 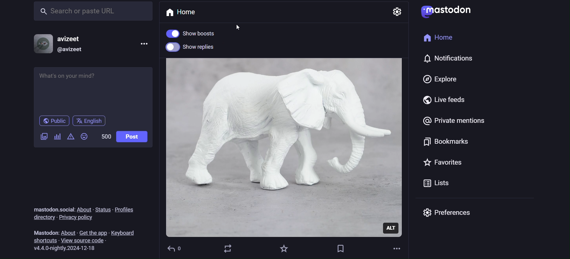 What do you see at coordinates (439, 39) in the screenshot?
I see `home` at bounding box center [439, 39].